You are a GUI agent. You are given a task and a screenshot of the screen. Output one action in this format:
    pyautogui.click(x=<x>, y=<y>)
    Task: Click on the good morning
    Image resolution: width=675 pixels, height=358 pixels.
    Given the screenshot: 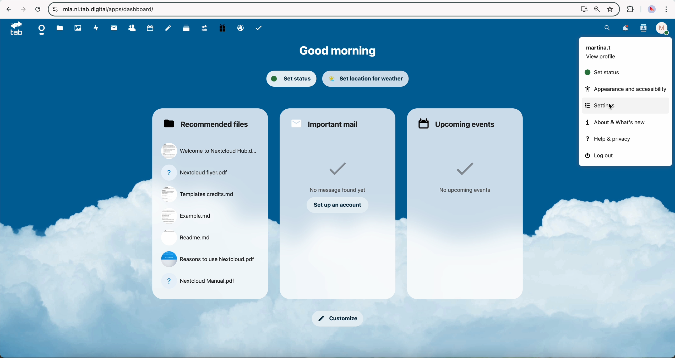 What is the action you would take?
    pyautogui.click(x=340, y=50)
    